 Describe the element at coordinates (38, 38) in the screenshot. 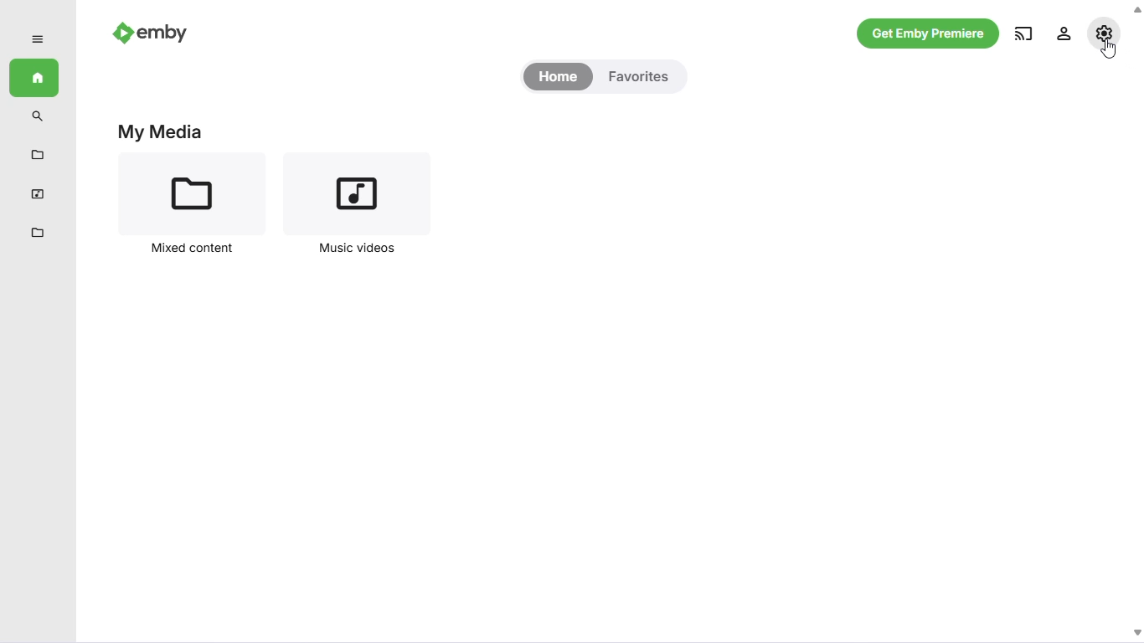

I see `expand` at that location.